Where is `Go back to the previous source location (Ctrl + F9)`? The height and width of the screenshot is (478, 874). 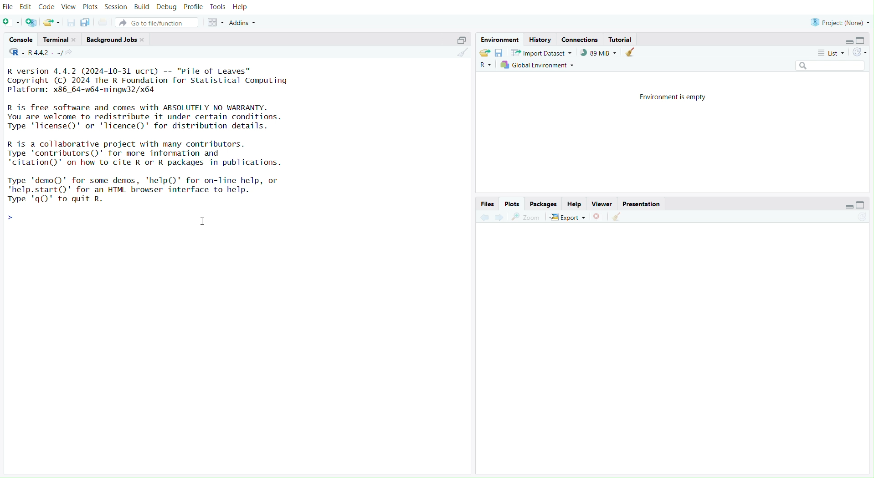 Go back to the previous source location (Ctrl + F9) is located at coordinates (484, 217).